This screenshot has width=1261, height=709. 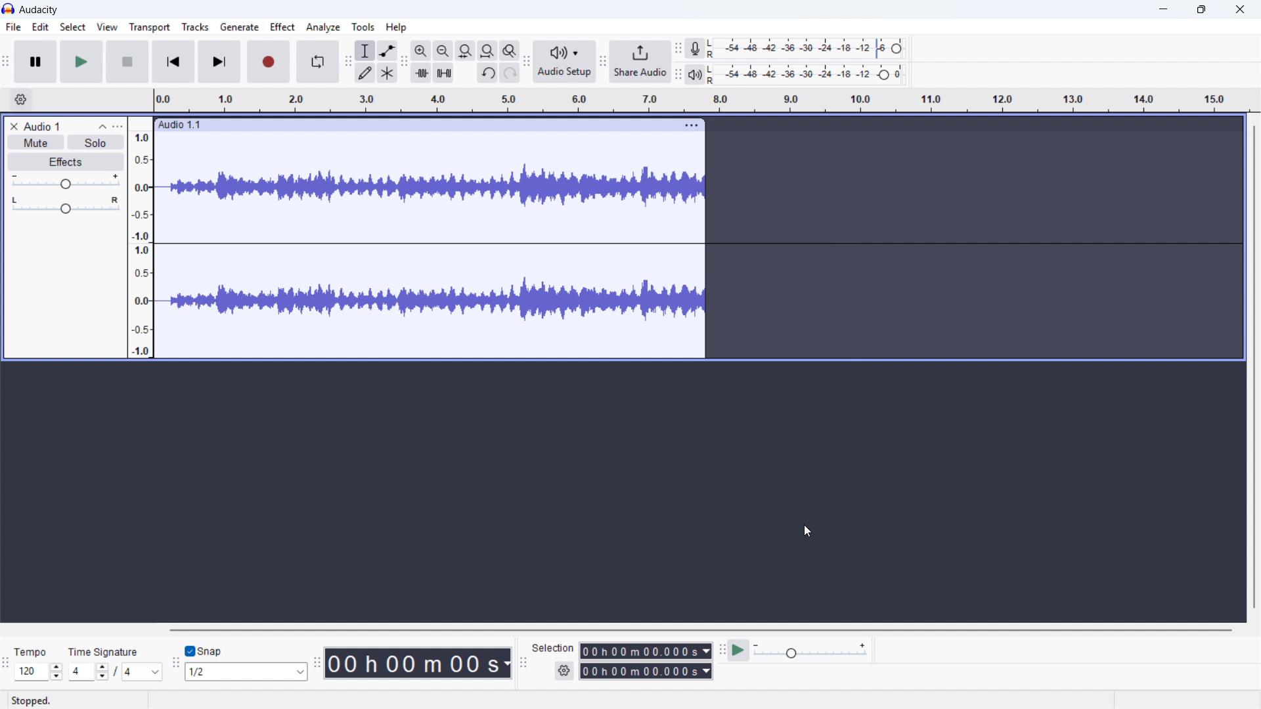 I want to click on Effects , so click(x=64, y=162).